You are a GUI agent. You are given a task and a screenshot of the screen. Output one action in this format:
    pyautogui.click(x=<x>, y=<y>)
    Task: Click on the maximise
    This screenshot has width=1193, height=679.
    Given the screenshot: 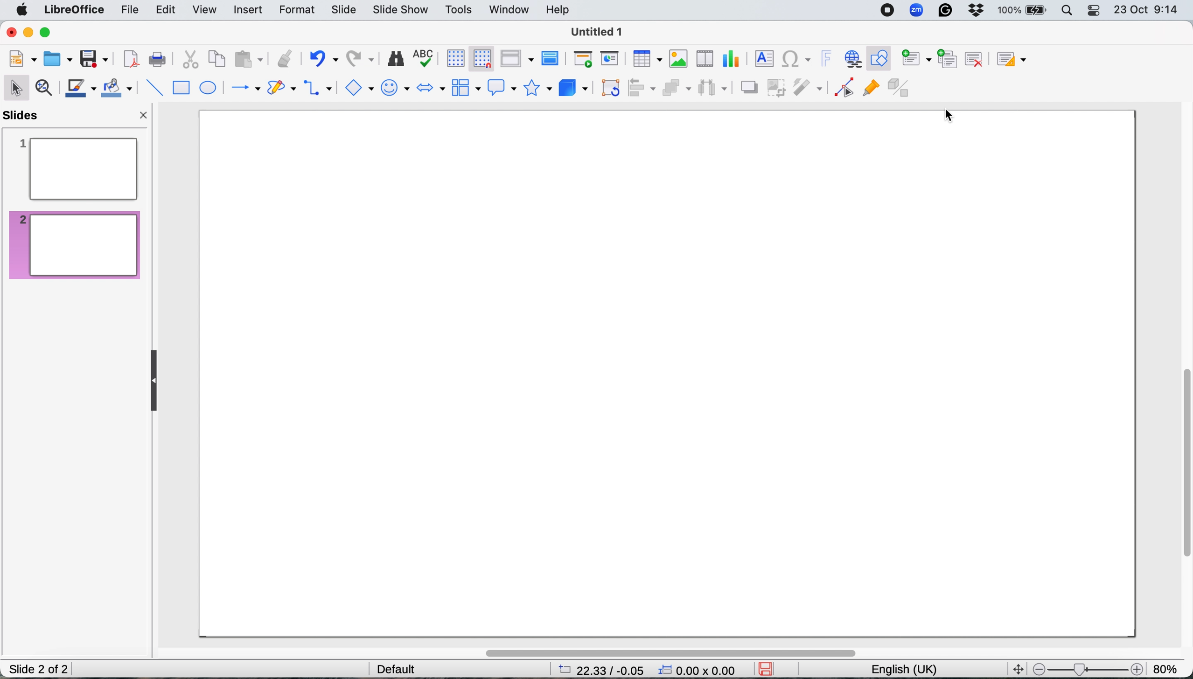 What is the action you would take?
    pyautogui.click(x=47, y=33)
    